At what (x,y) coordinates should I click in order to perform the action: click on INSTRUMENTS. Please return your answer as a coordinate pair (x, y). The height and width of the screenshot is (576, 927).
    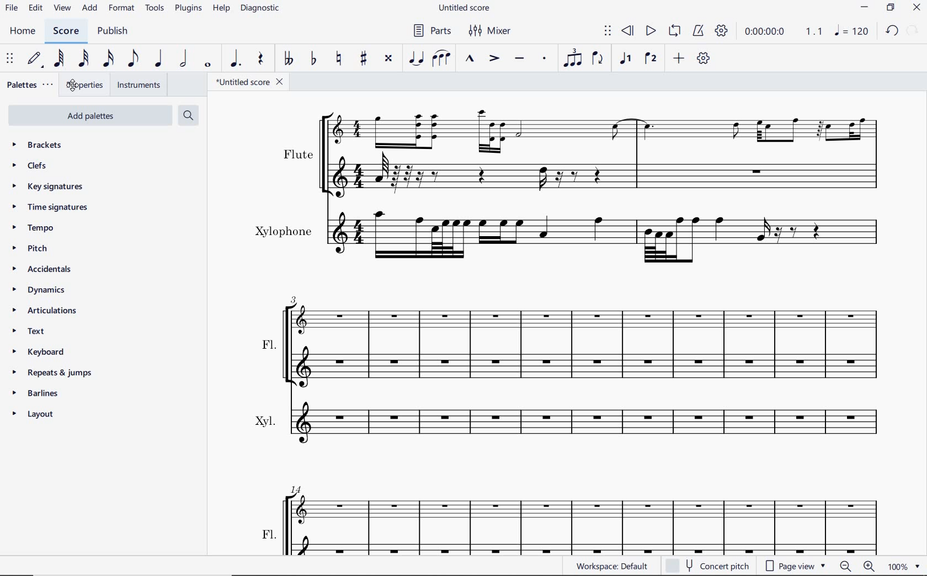
    Looking at the image, I should click on (138, 86).